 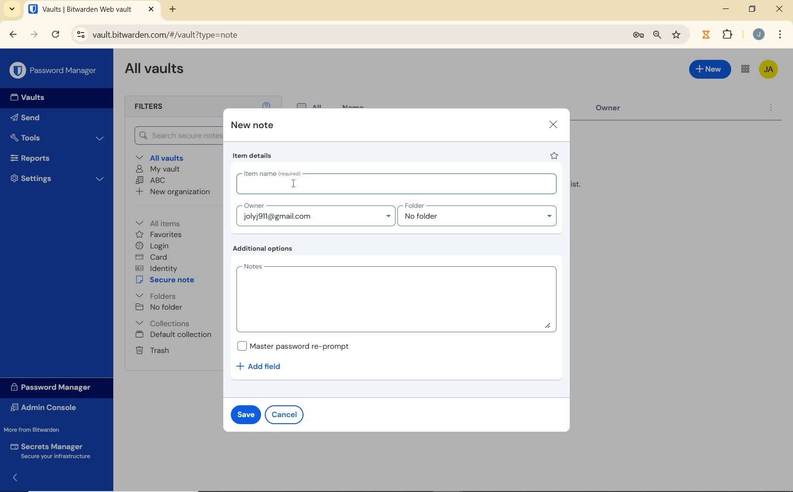 What do you see at coordinates (245, 414) in the screenshot?
I see `save` at bounding box center [245, 414].